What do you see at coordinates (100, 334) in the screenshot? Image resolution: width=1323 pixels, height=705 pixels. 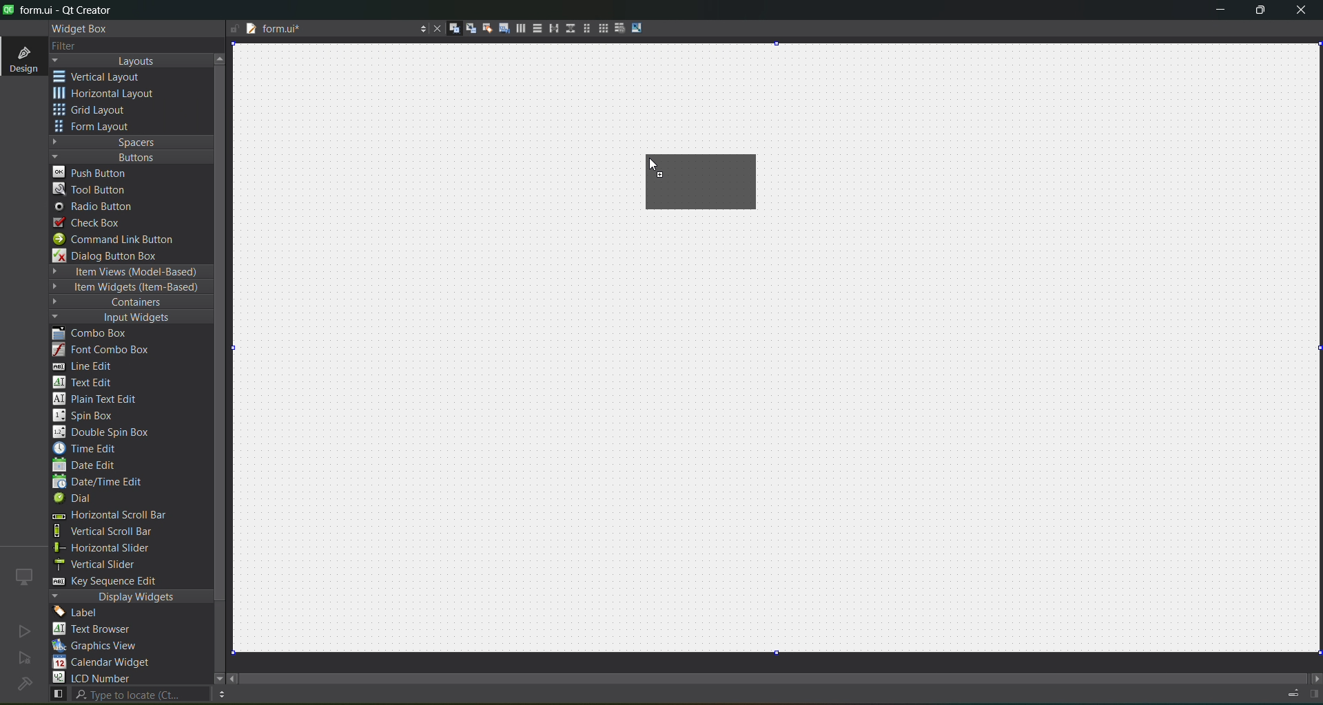 I see `combo box` at bounding box center [100, 334].